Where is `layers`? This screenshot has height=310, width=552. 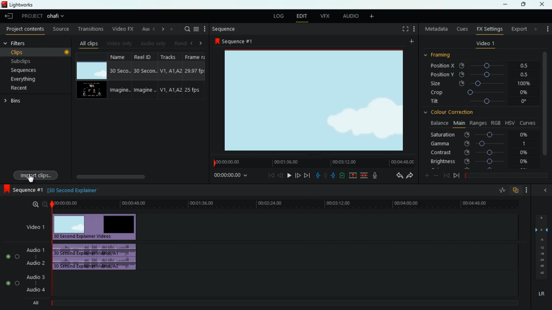
layers is located at coordinates (540, 245).